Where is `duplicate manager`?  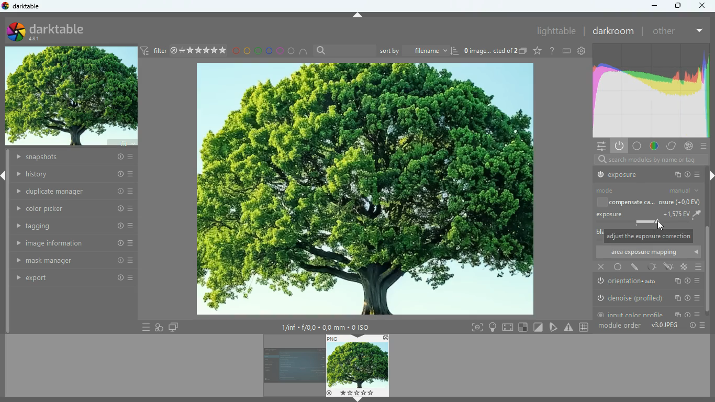 duplicate manager is located at coordinates (74, 192).